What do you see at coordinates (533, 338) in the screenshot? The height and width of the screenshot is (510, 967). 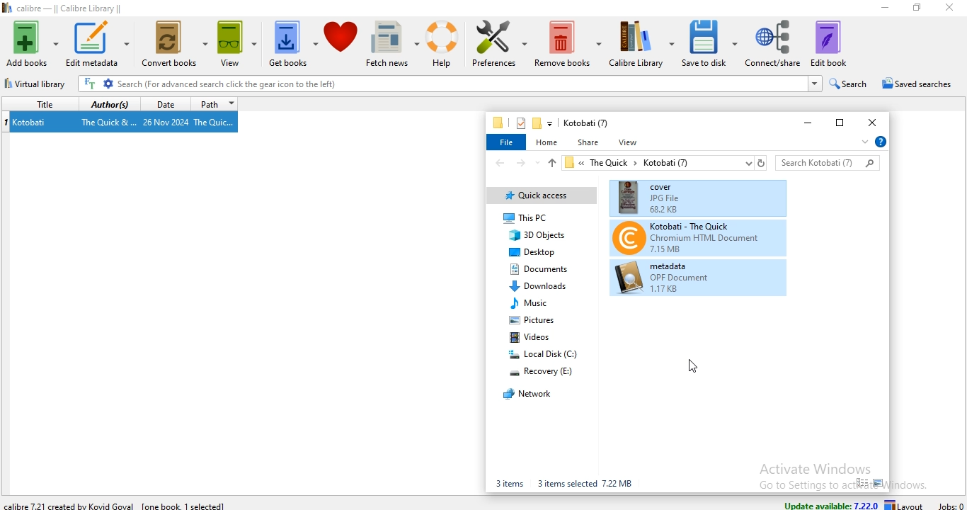 I see `videos` at bounding box center [533, 338].